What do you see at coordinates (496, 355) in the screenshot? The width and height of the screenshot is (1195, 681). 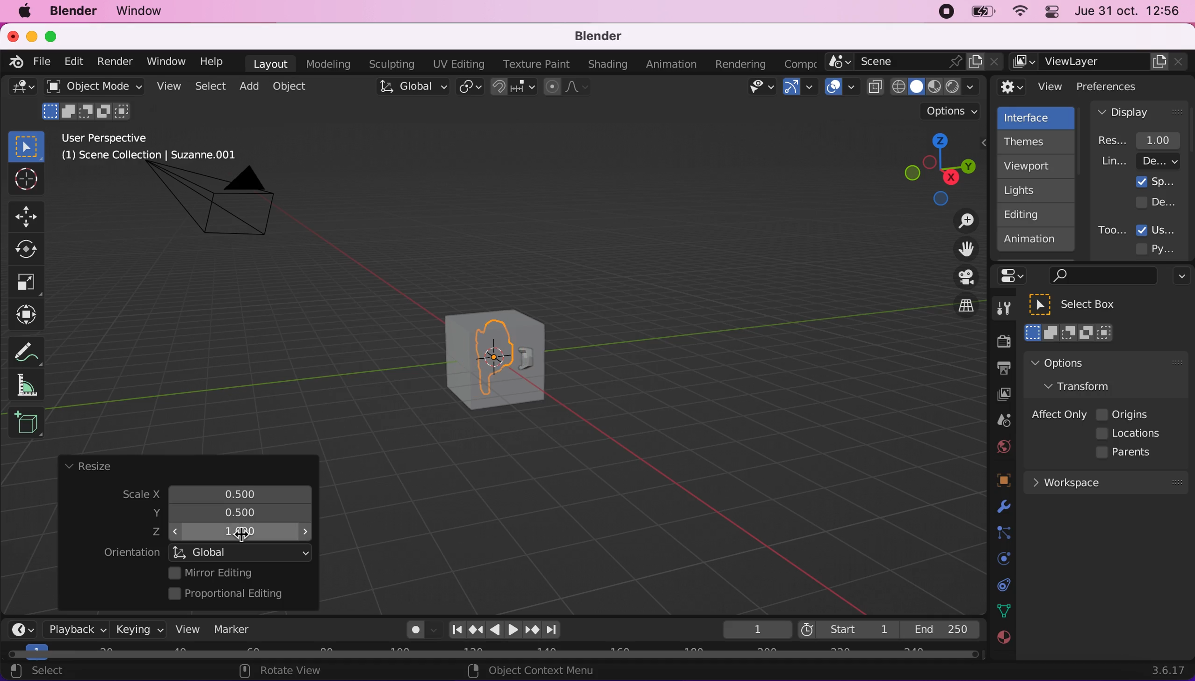 I see `cube` at bounding box center [496, 355].